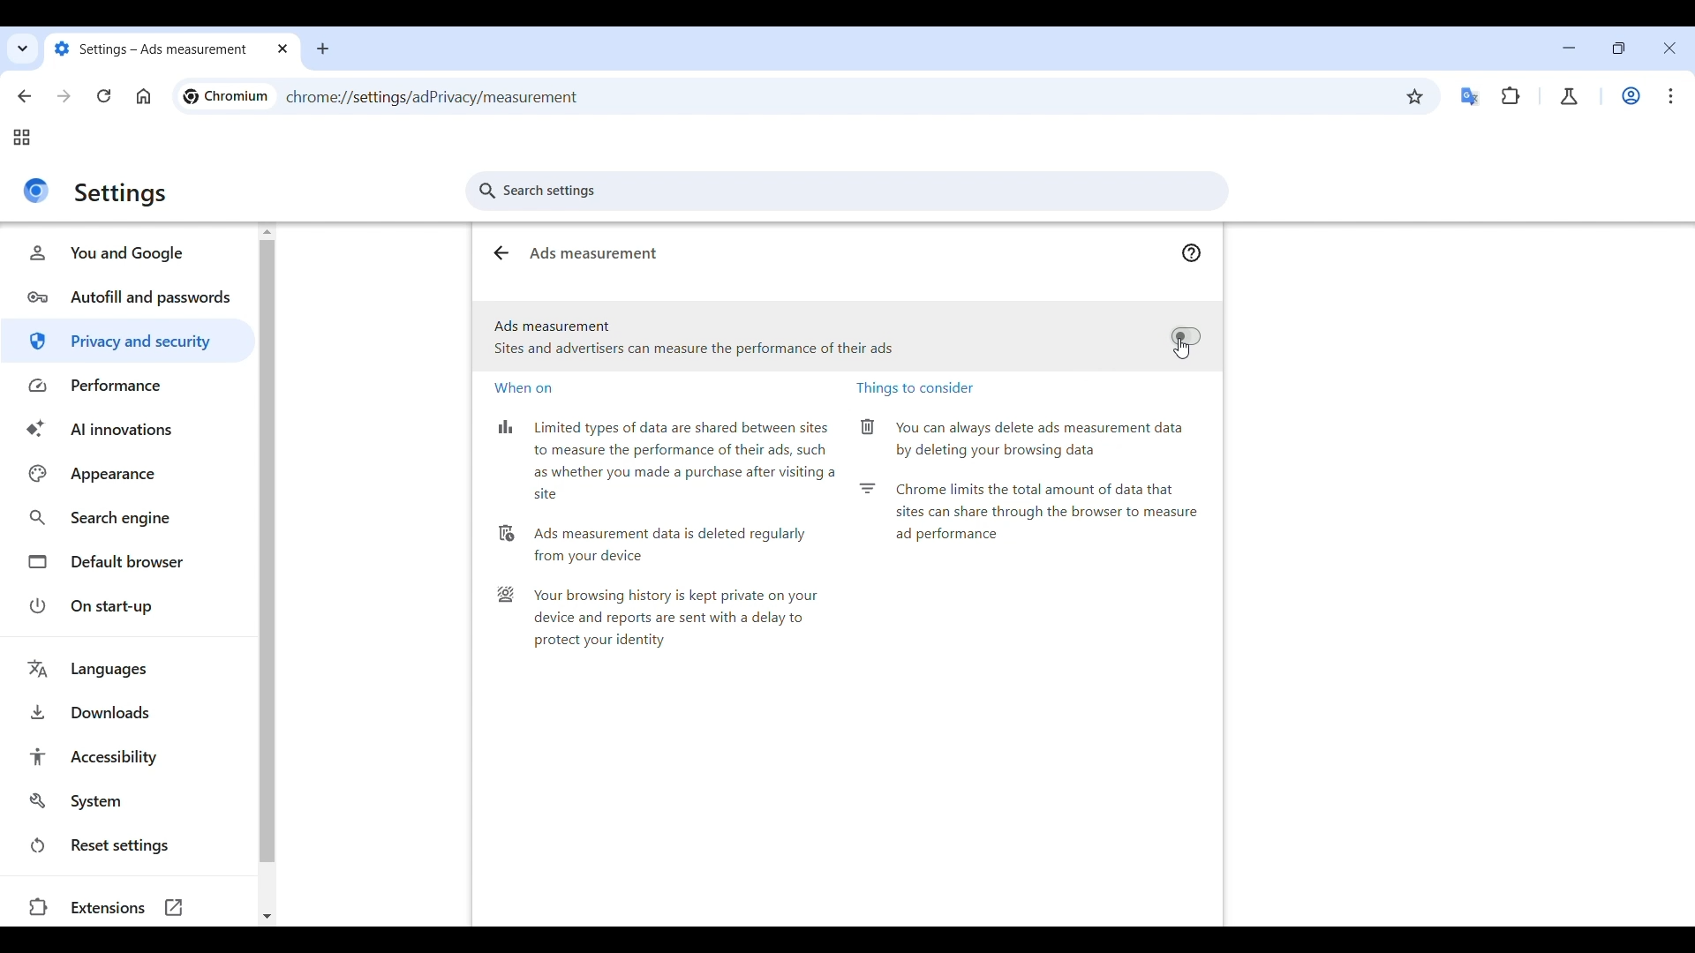 This screenshot has width=1695, height=953. Describe the element at coordinates (1470, 97) in the screenshot. I see `Google translator extension` at that location.